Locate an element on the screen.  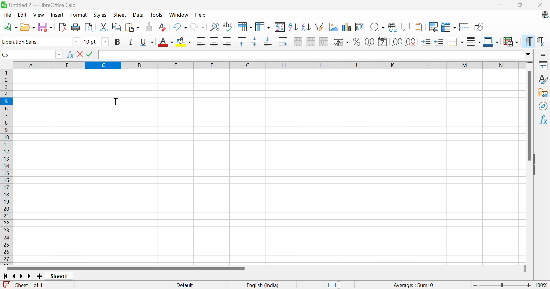
Scroll to next sheet is located at coordinates (22, 276).